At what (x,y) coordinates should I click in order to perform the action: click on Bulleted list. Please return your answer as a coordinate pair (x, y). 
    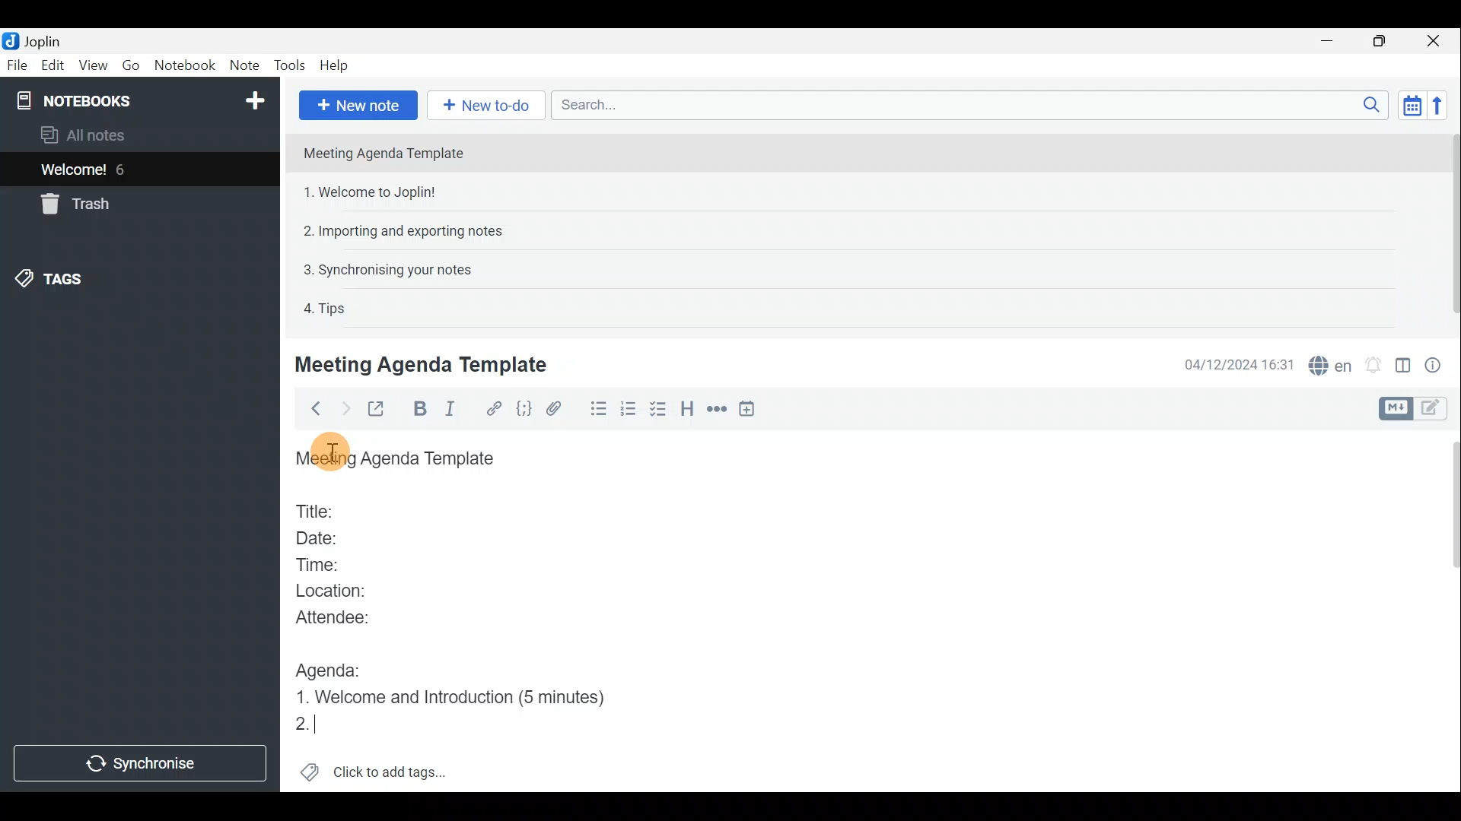
    Looking at the image, I should click on (597, 409).